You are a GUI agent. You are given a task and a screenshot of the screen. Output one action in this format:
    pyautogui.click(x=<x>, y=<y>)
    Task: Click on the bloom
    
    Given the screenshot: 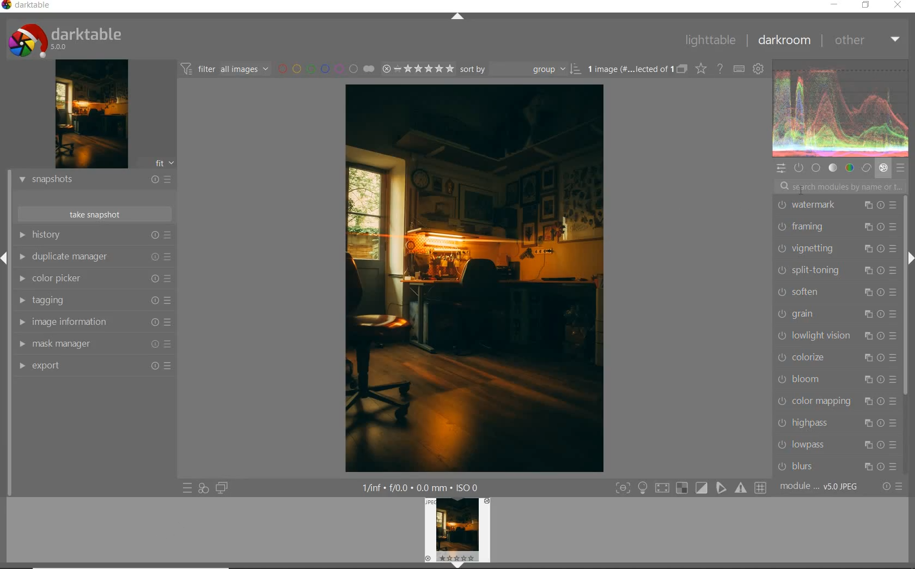 What is the action you would take?
    pyautogui.click(x=837, y=379)
    